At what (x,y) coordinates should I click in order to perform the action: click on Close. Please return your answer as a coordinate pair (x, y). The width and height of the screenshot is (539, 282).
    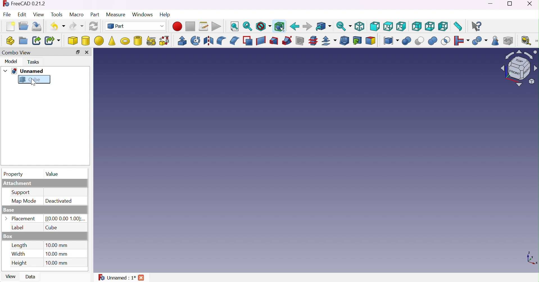
    Looking at the image, I should click on (143, 278).